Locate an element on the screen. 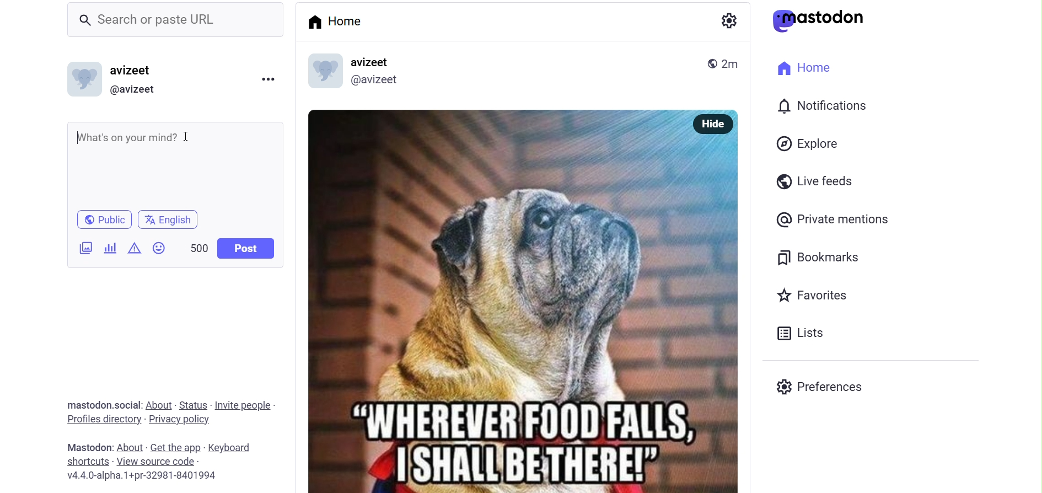  explore is located at coordinates (808, 143).